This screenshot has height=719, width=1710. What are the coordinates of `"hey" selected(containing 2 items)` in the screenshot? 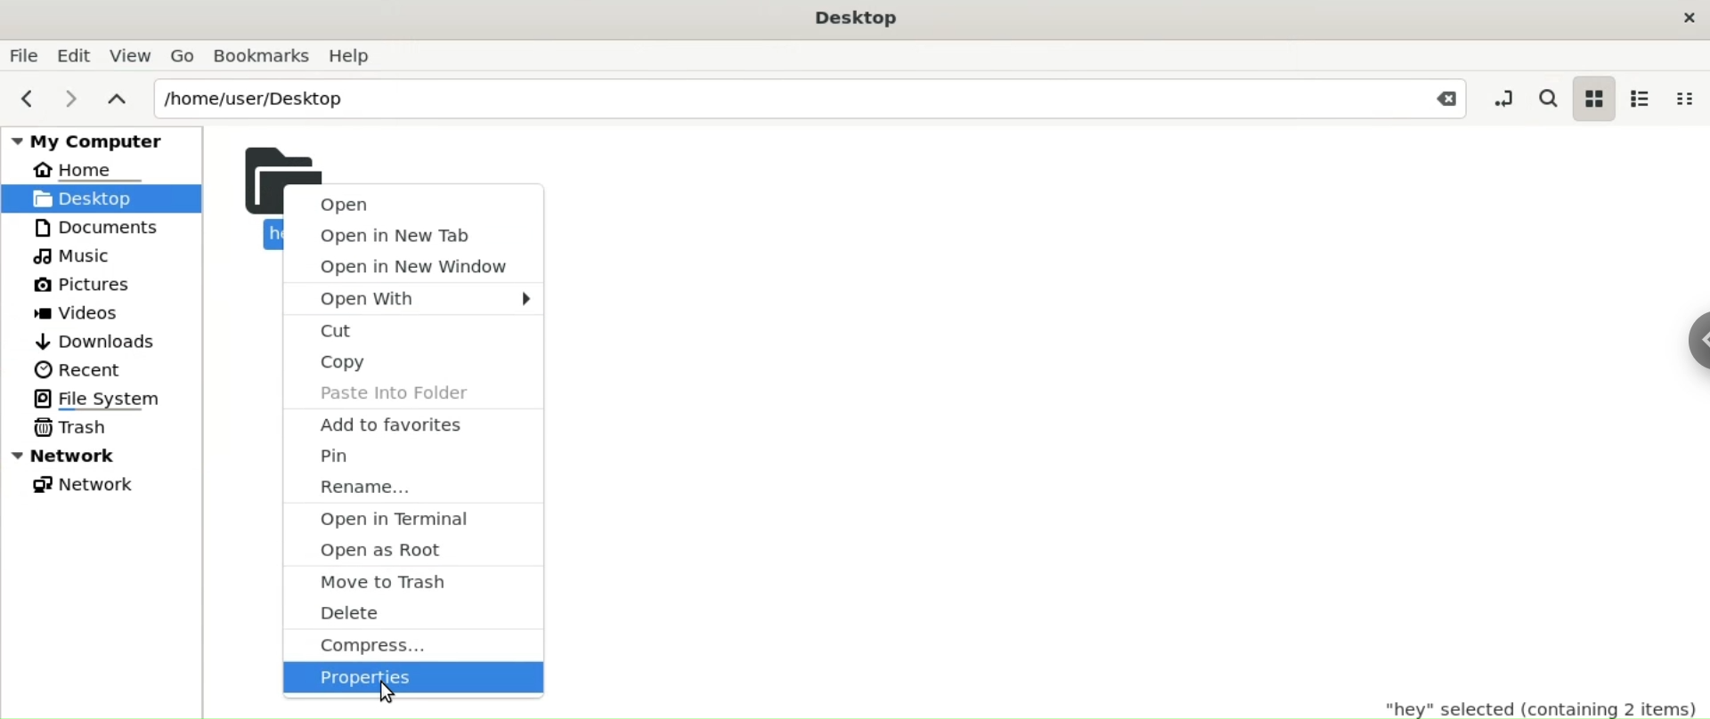 It's located at (1537, 706).